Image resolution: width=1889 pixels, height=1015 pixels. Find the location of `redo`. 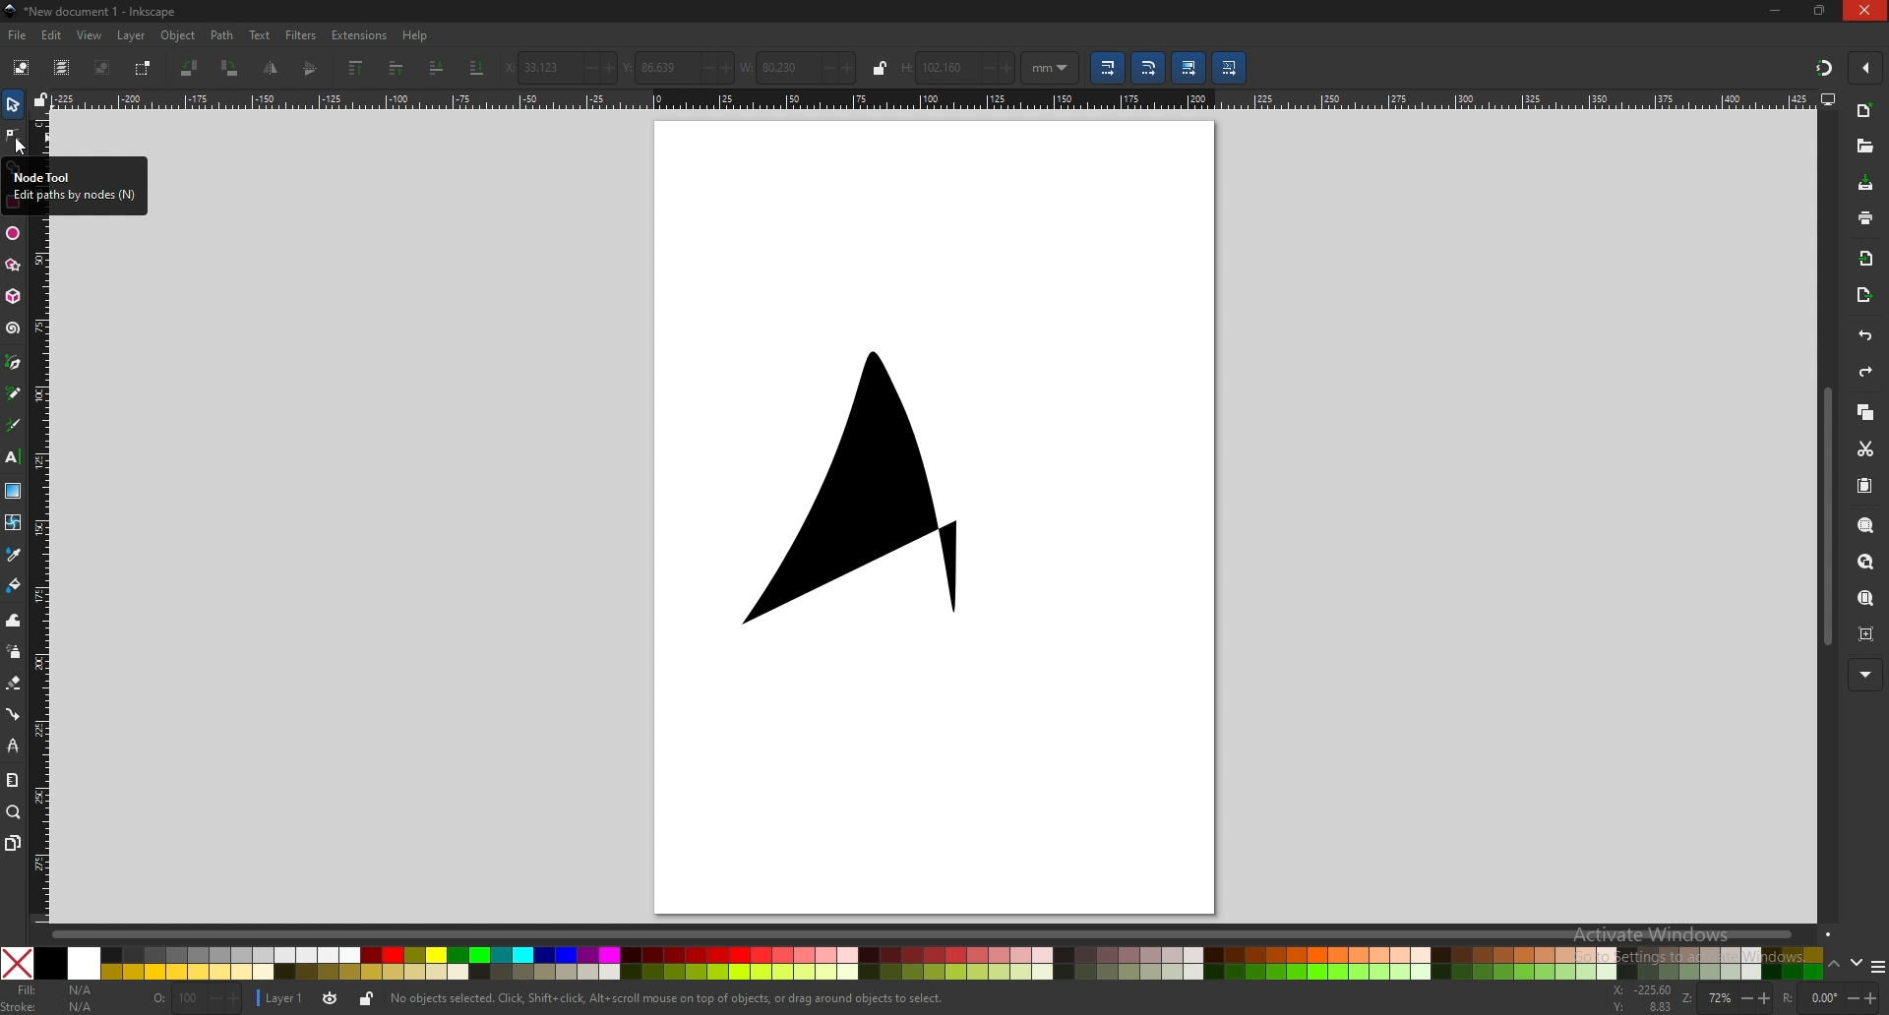

redo is located at coordinates (1865, 372).